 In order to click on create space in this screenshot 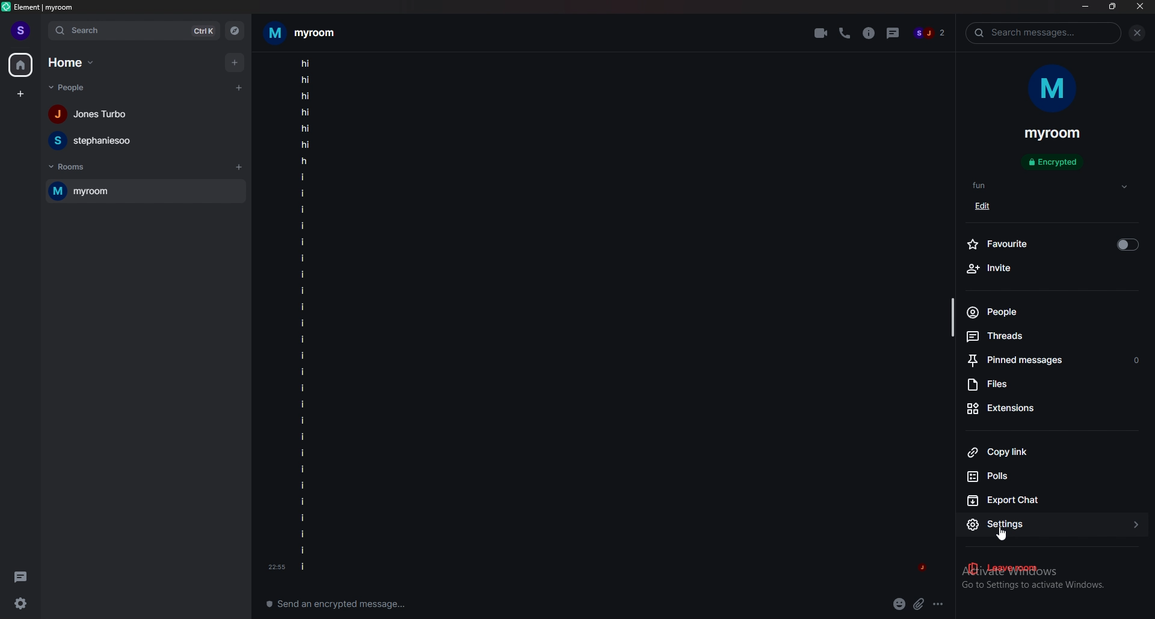, I will do `click(20, 94)`.